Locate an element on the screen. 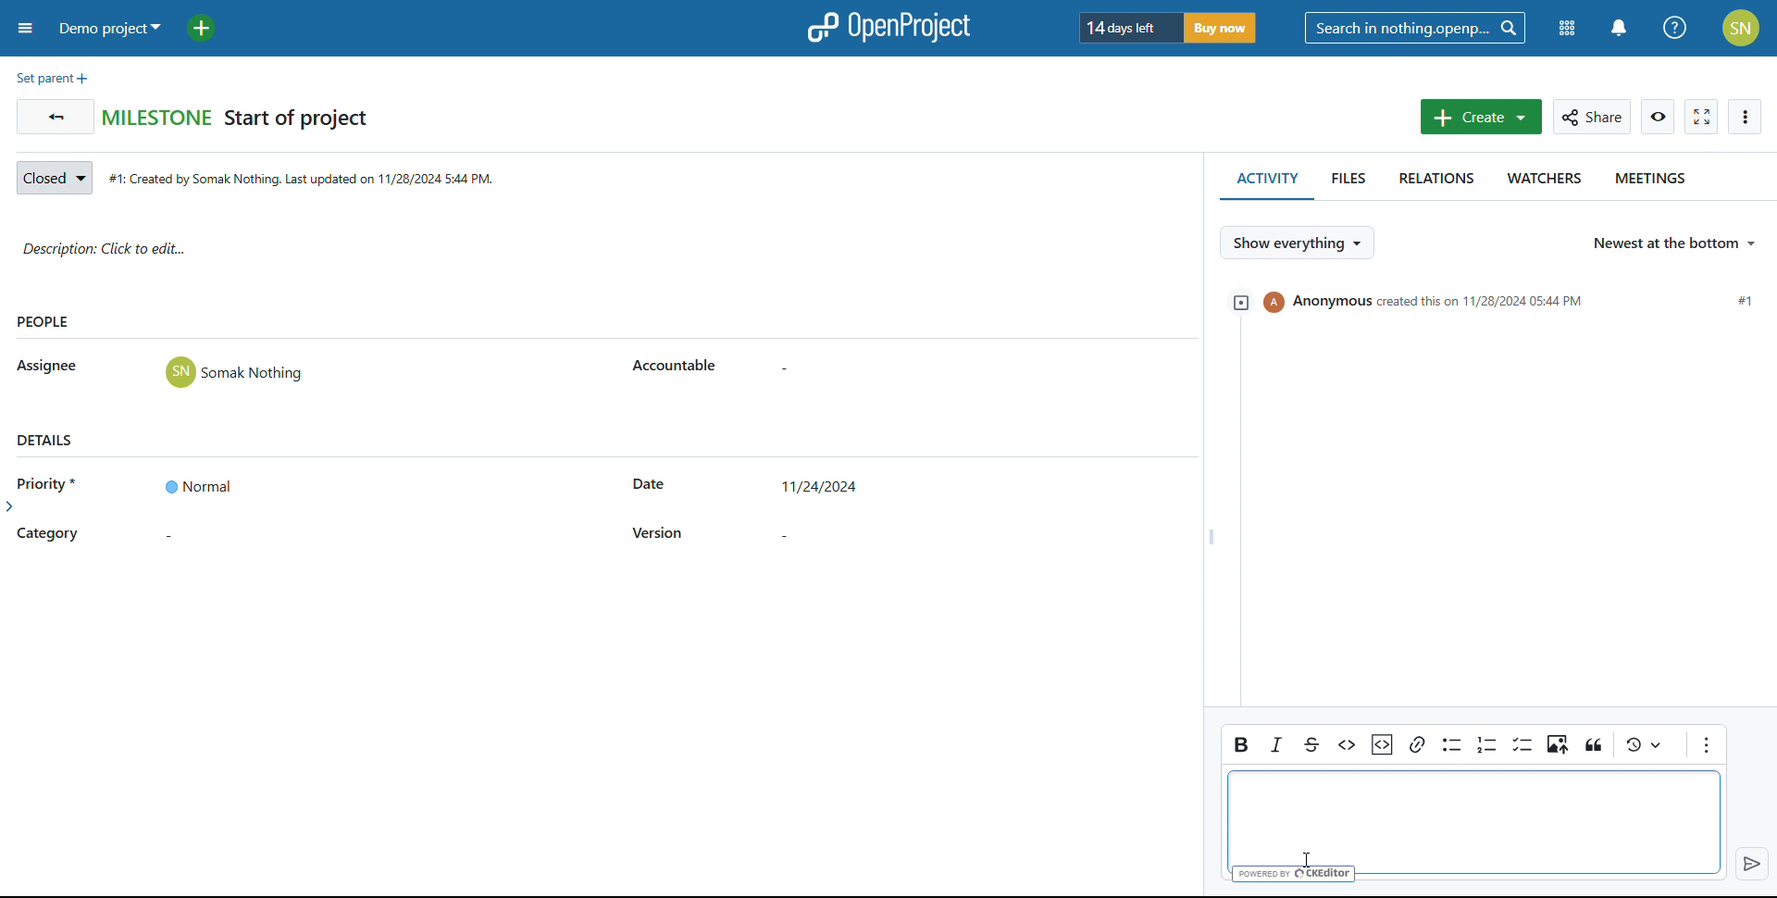 The image size is (1777, 898). strikethrough is located at coordinates (1310, 744).